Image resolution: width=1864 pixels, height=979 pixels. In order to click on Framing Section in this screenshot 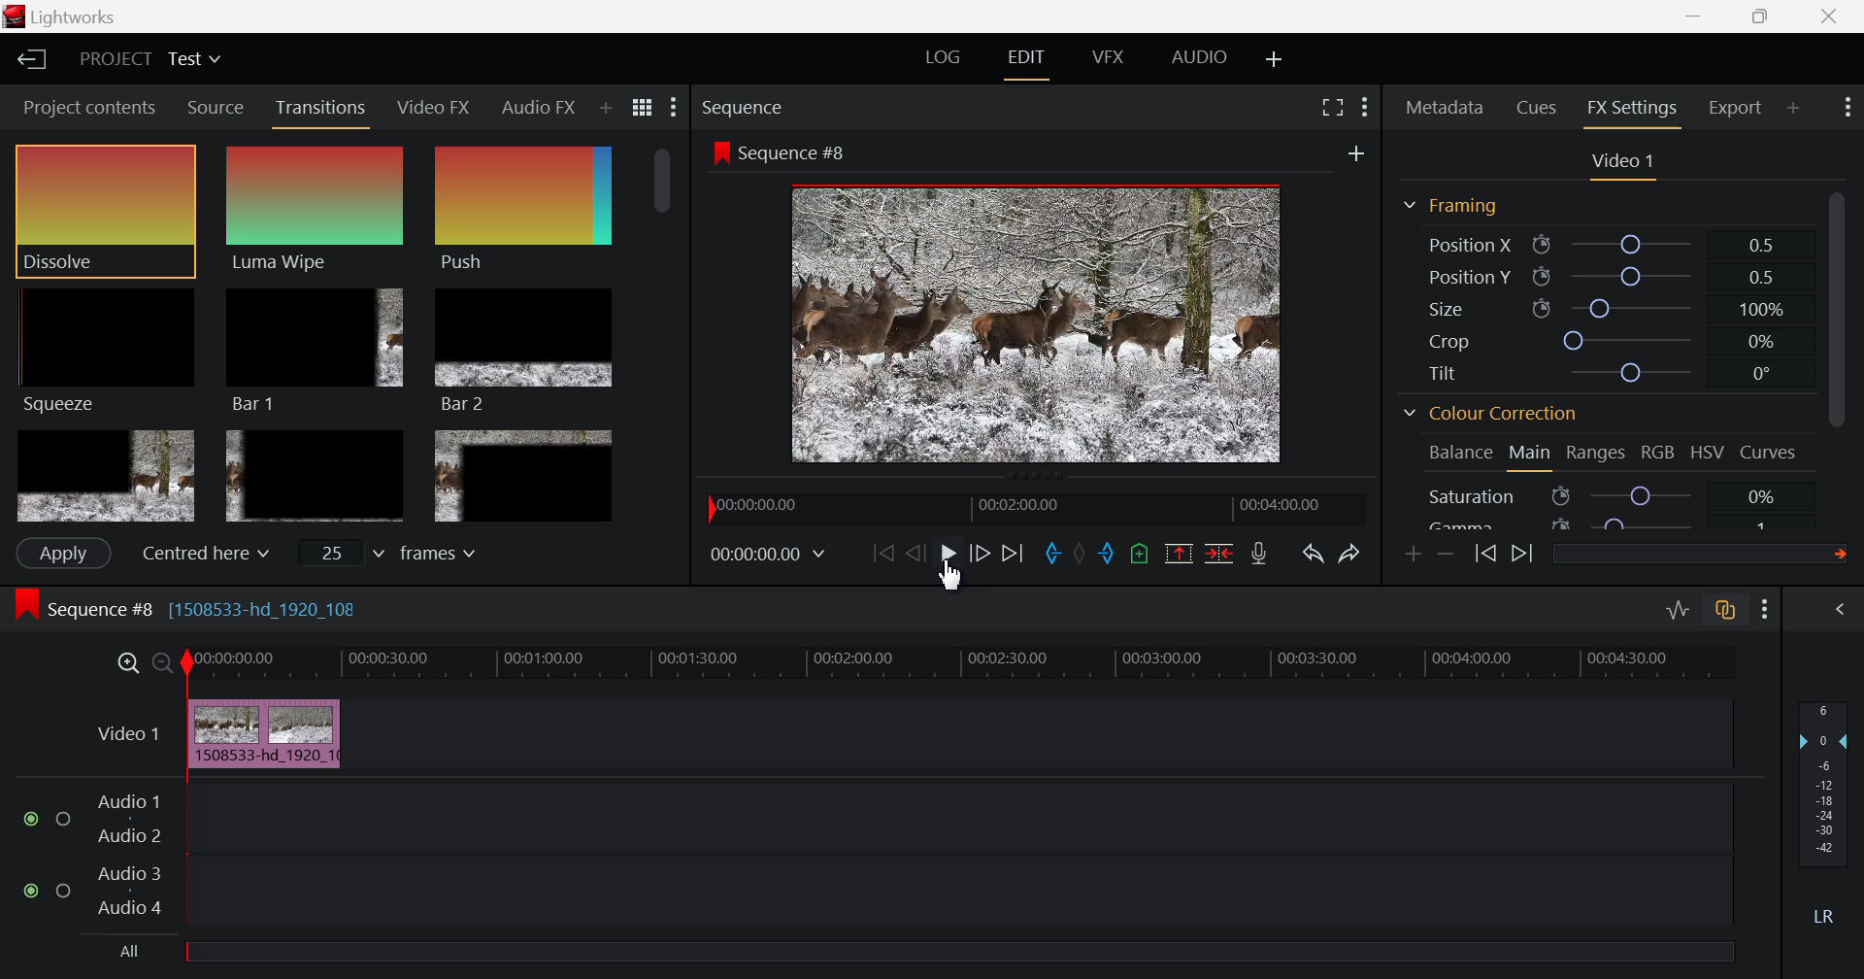, I will do `click(1450, 207)`.